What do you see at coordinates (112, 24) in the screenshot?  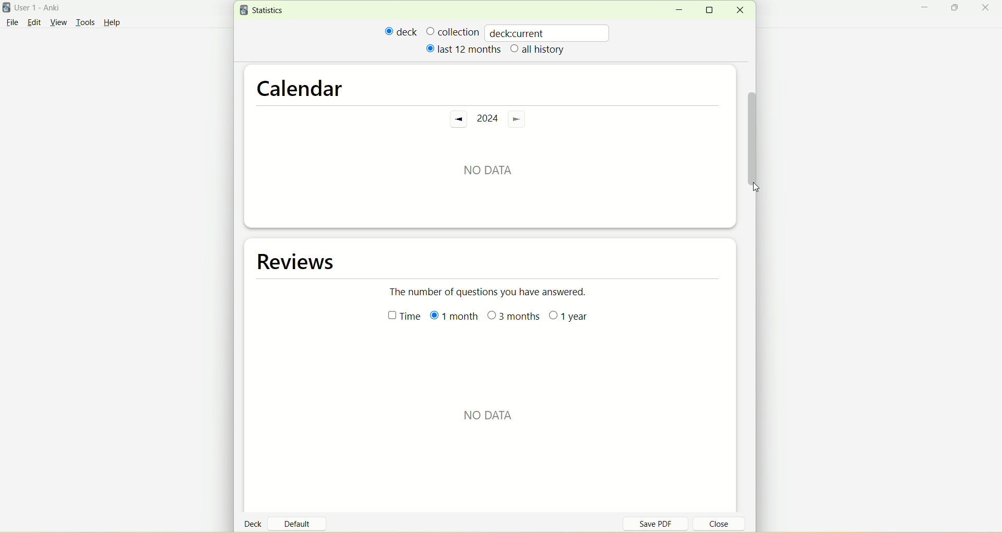 I see `Help` at bounding box center [112, 24].